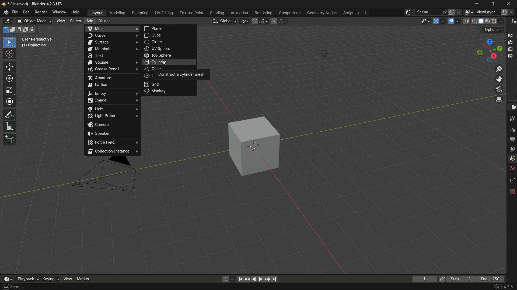  Describe the element at coordinates (511, 130) in the screenshot. I see `render` at that location.